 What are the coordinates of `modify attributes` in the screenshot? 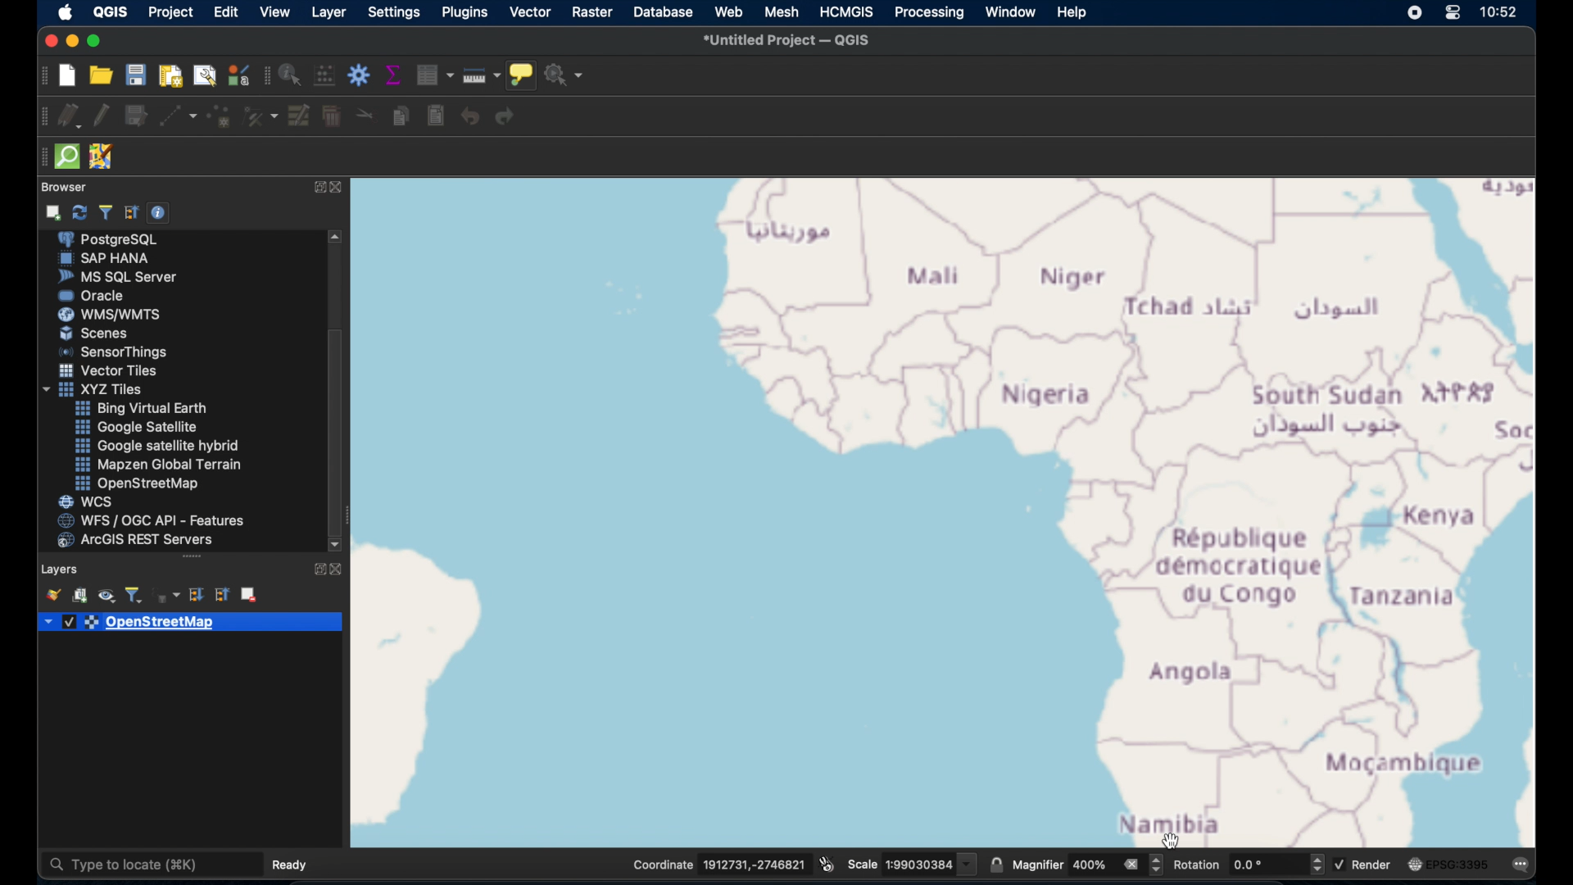 It's located at (299, 118).